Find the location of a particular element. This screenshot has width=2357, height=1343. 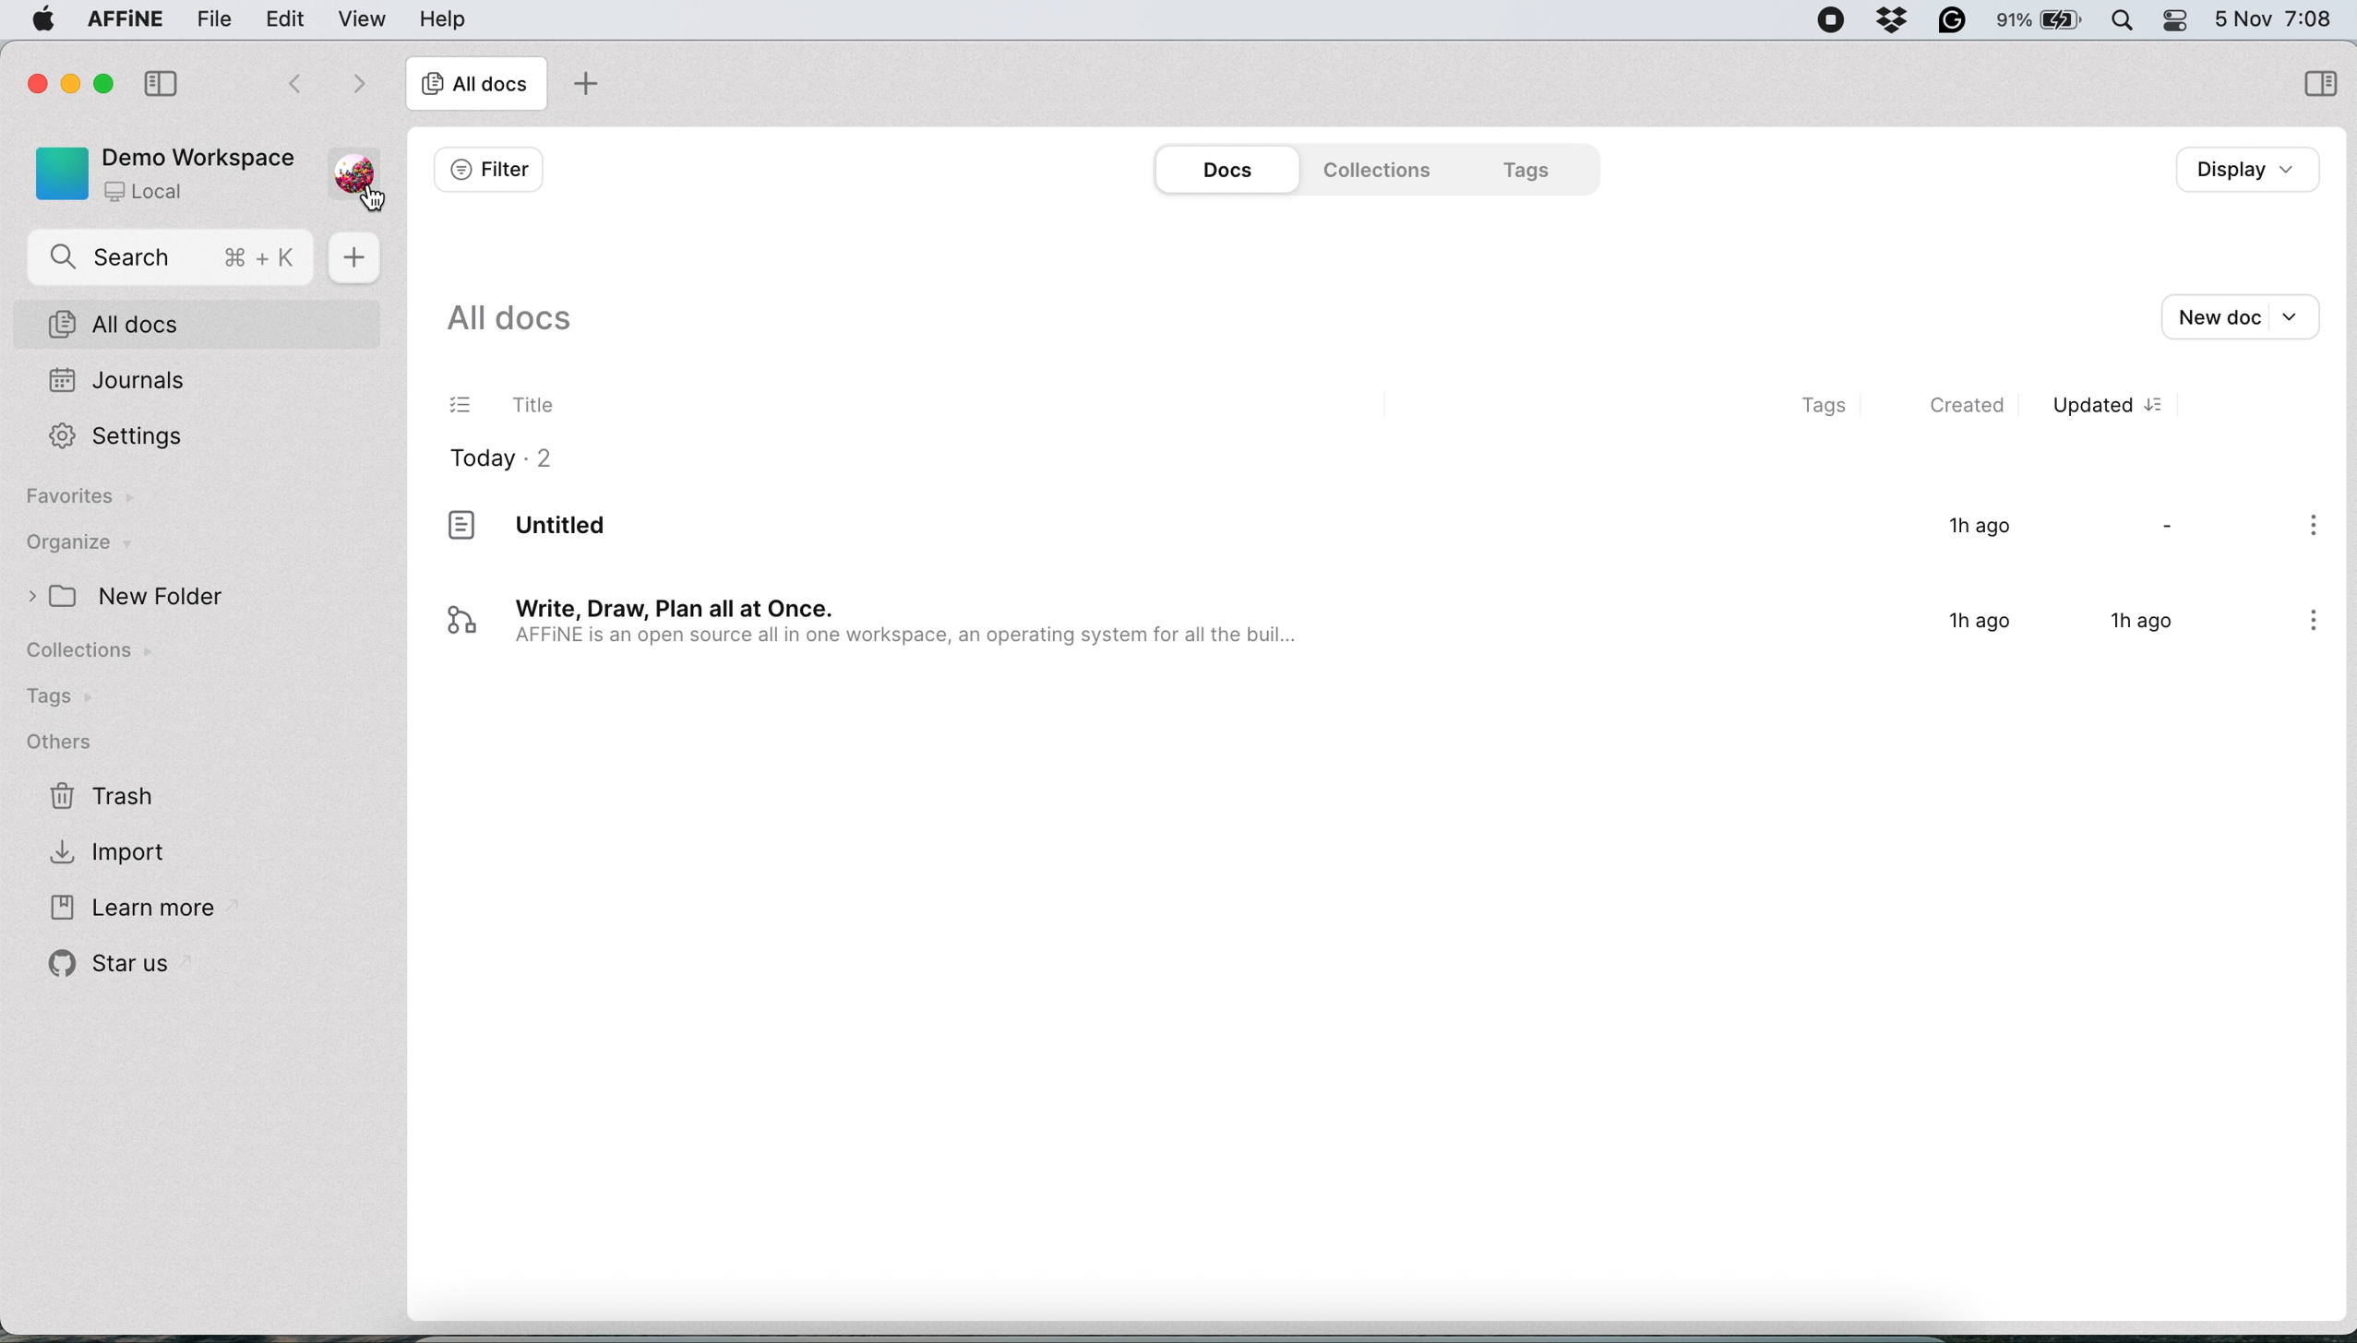

title is located at coordinates (503, 409).